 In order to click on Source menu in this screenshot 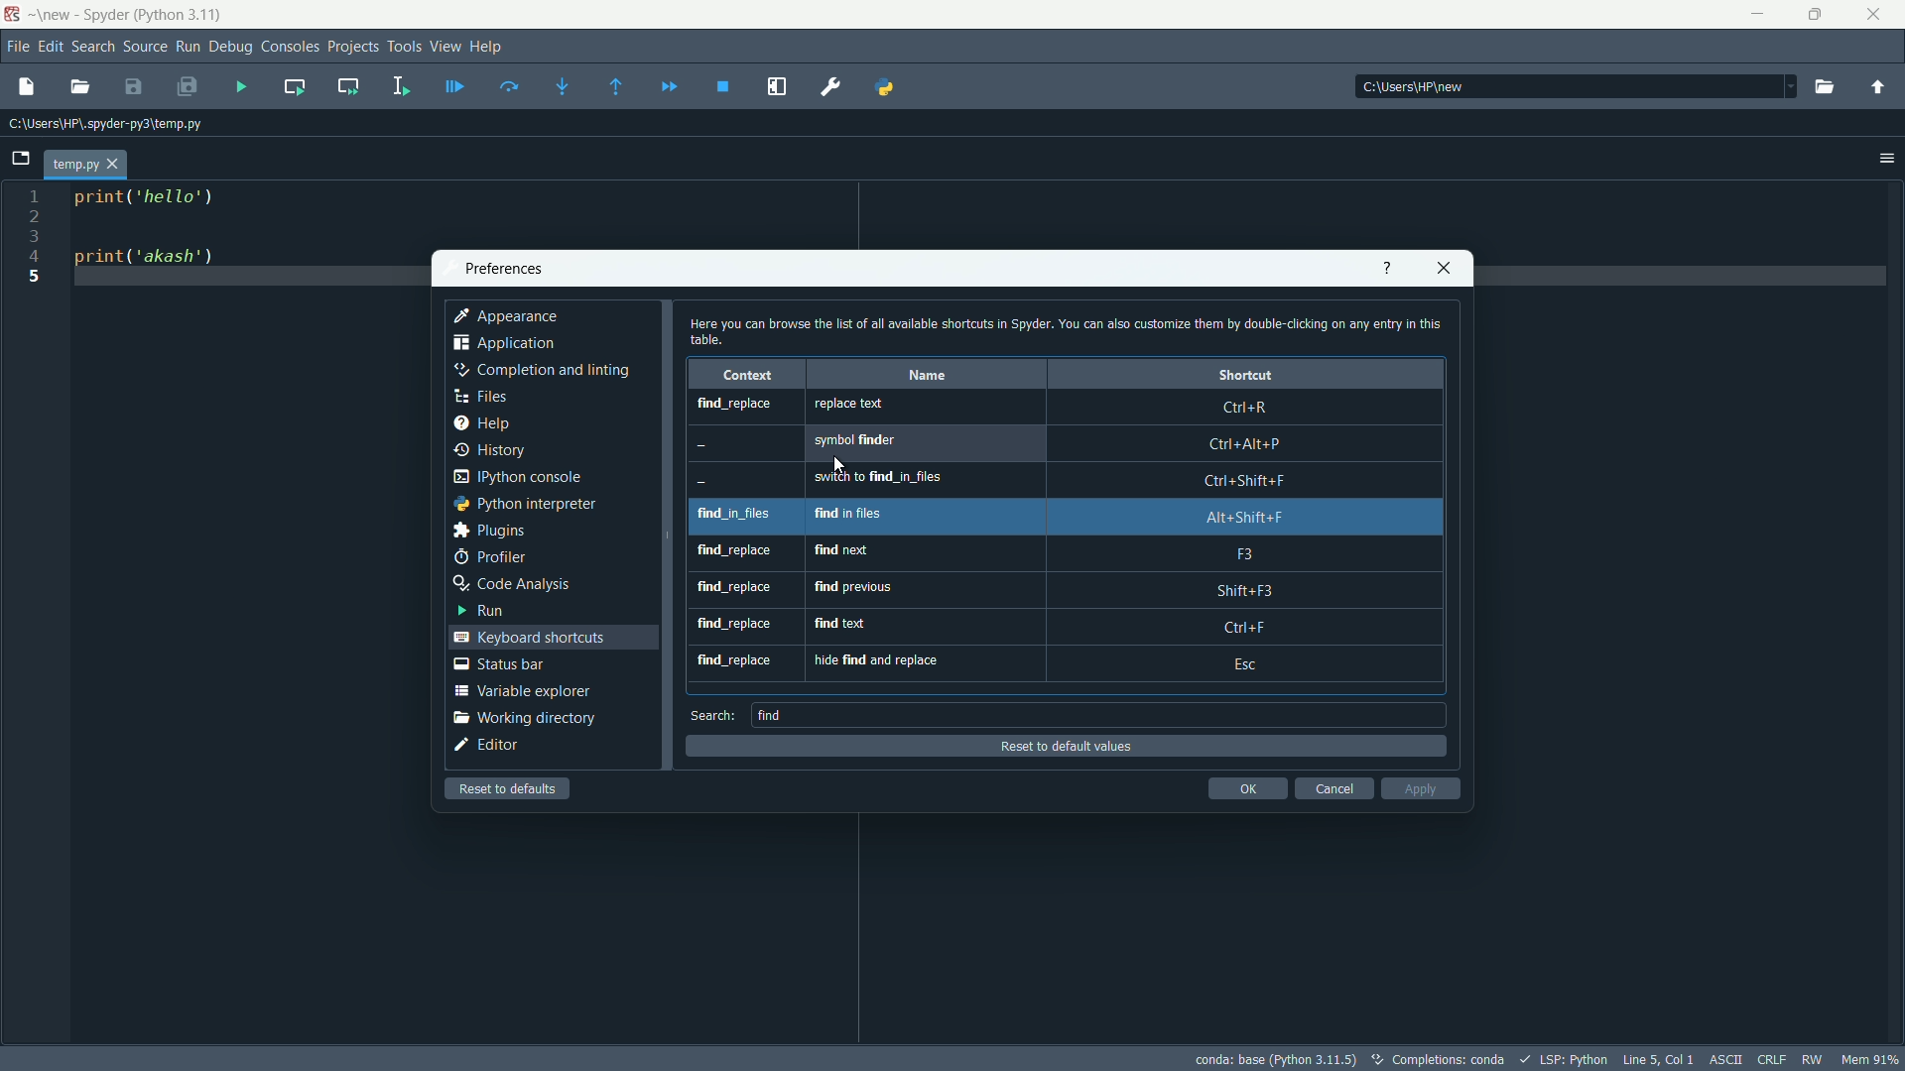, I will do `click(146, 45)`.